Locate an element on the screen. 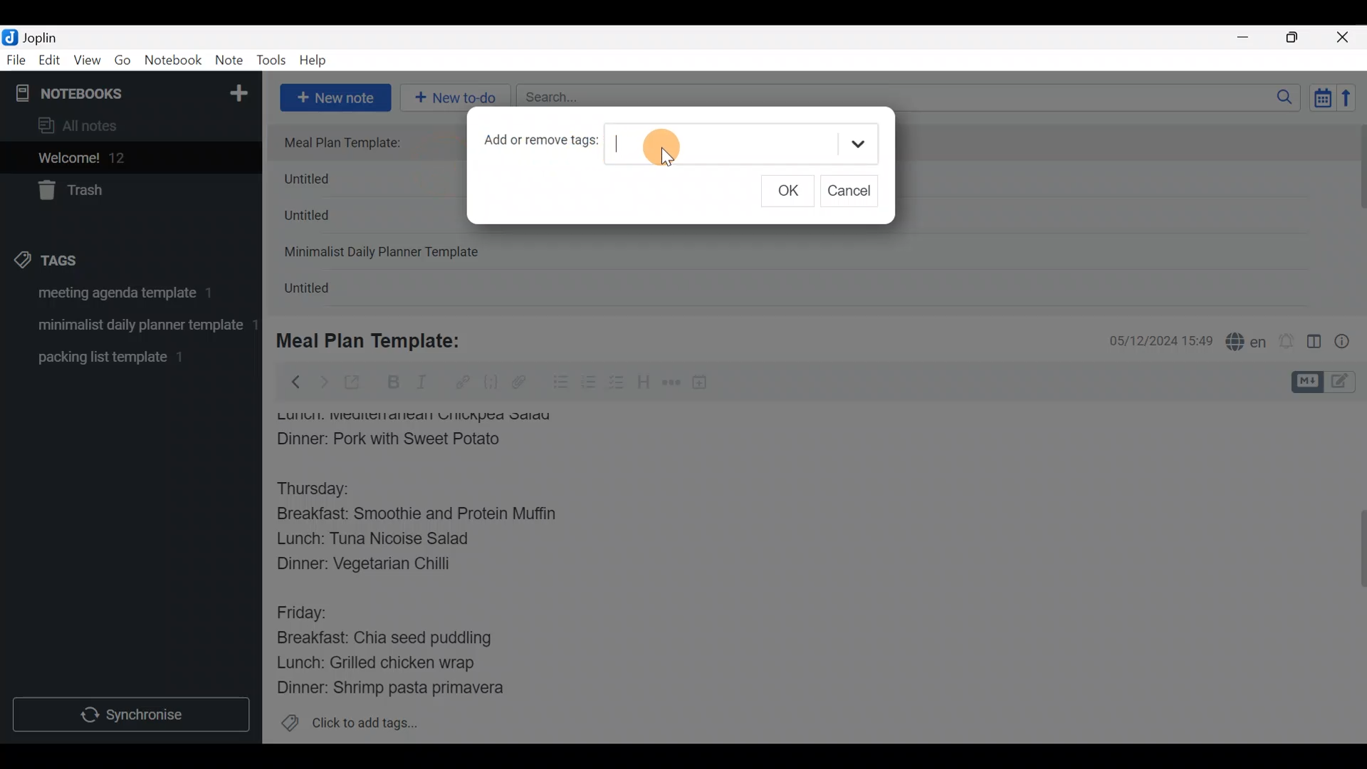  Tools is located at coordinates (272, 61).